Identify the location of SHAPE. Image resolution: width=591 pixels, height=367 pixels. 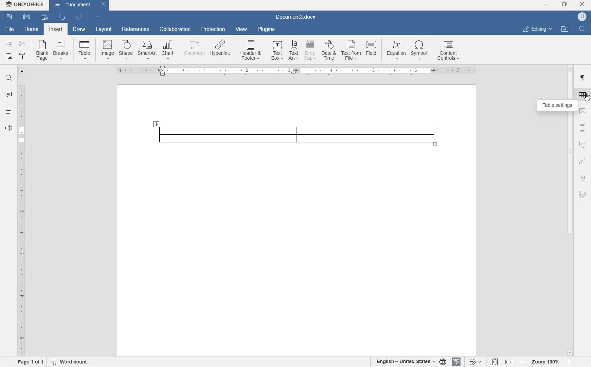
(582, 146).